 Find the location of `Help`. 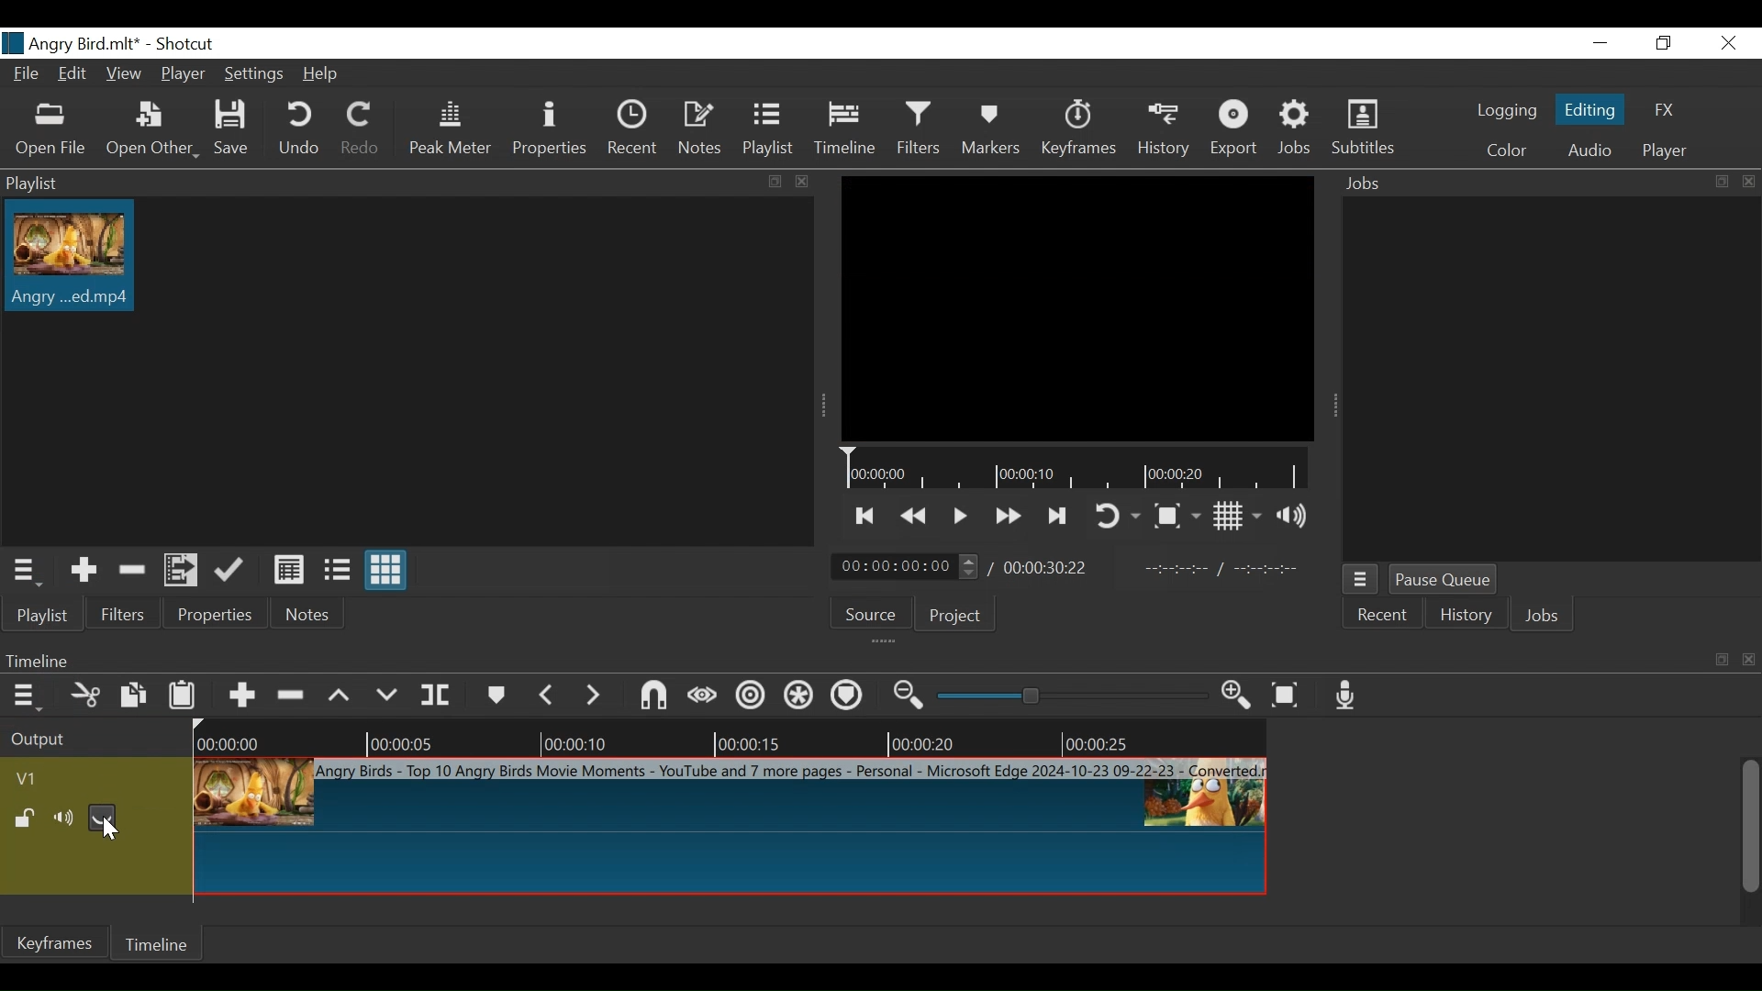

Help is located at coordinates (318, 73).